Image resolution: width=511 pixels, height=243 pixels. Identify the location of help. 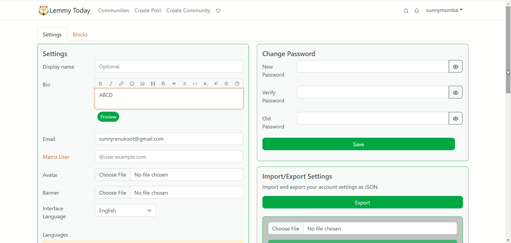
(238, 83).